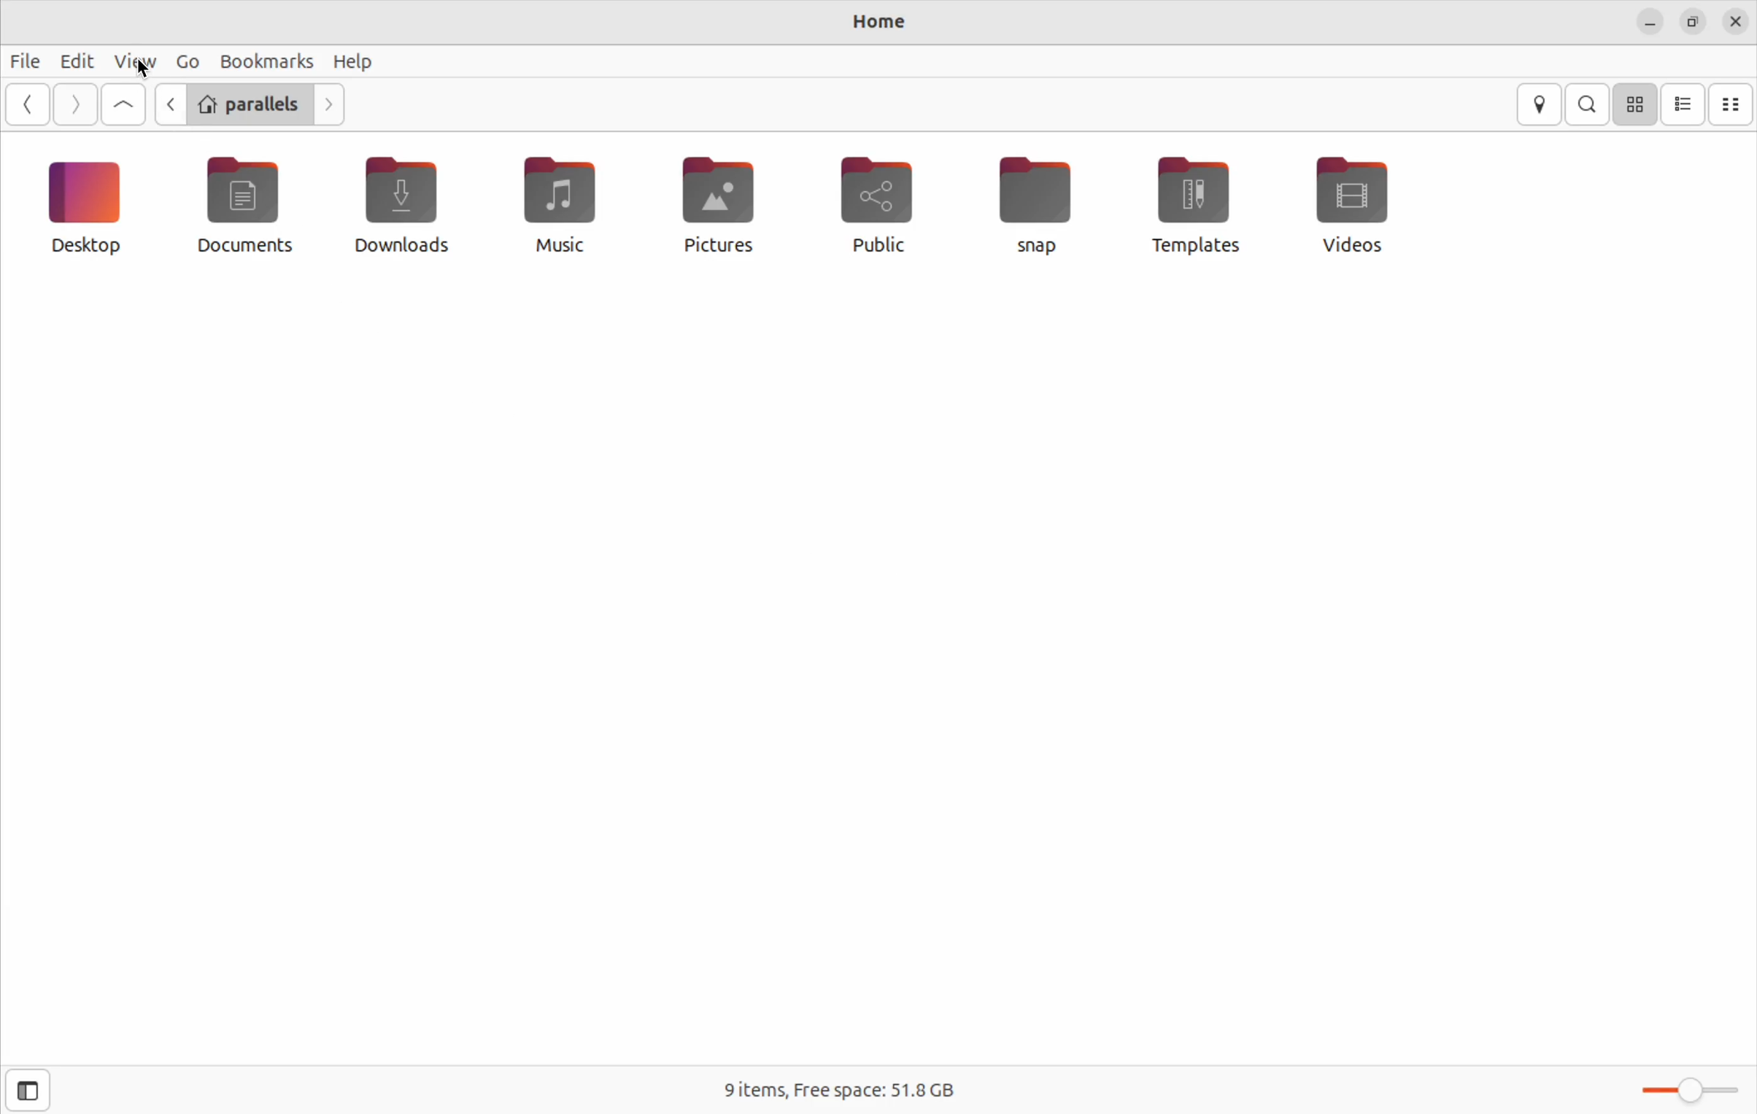  I want to click on music file, so click(553, 204).